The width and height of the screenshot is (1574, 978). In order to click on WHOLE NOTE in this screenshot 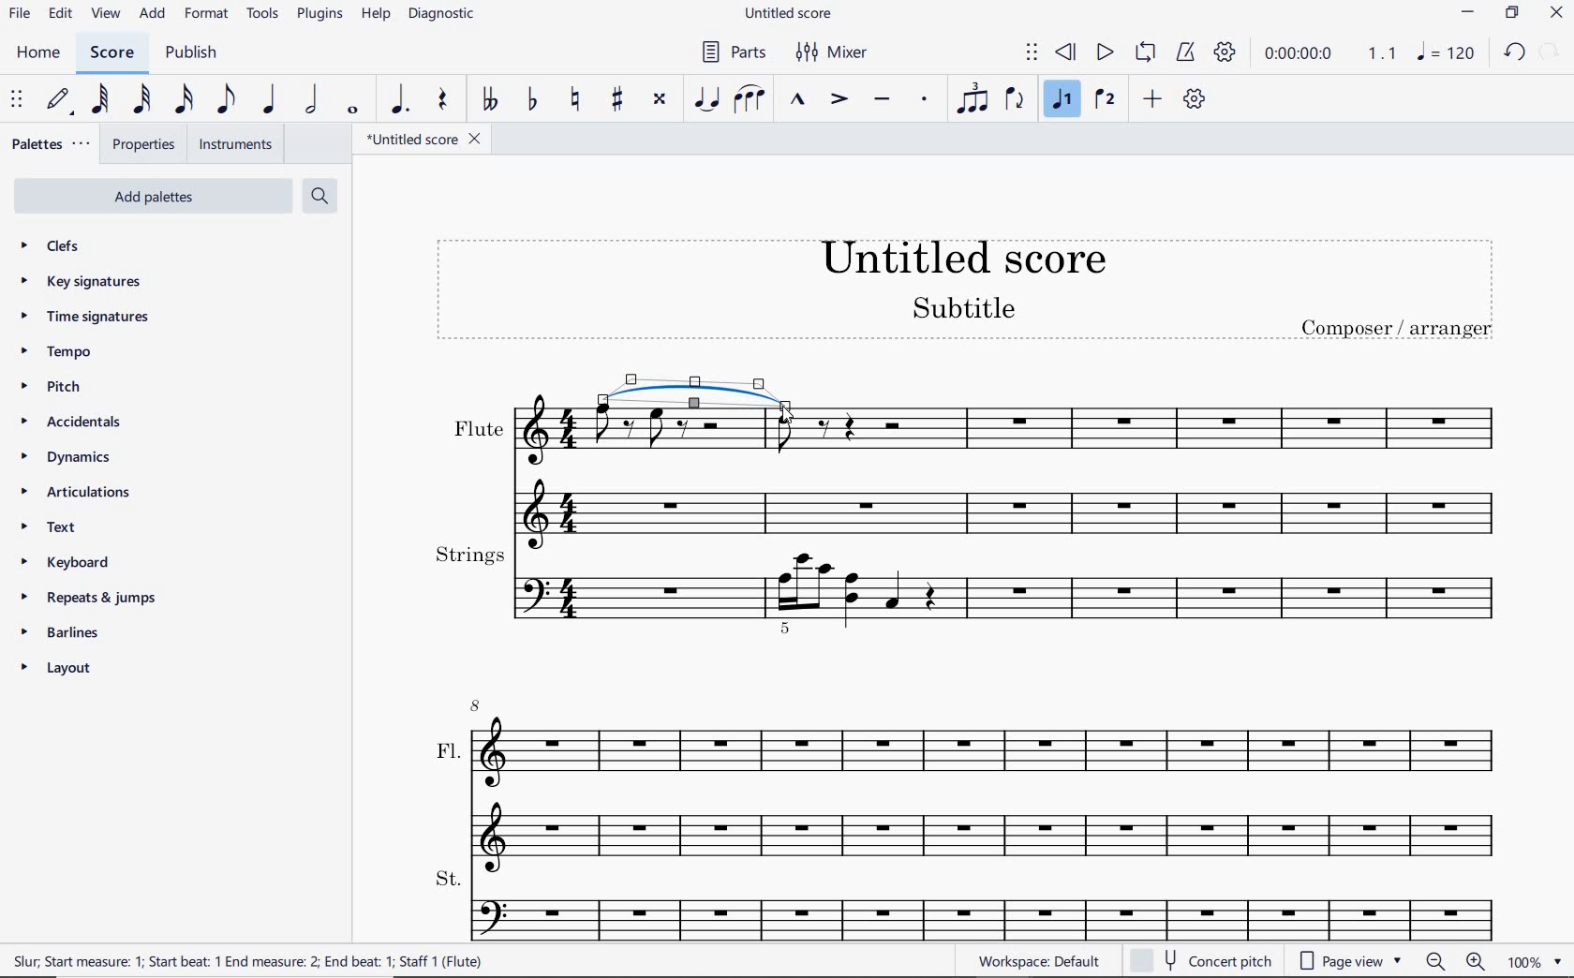, I will do `click(354, 112)`.